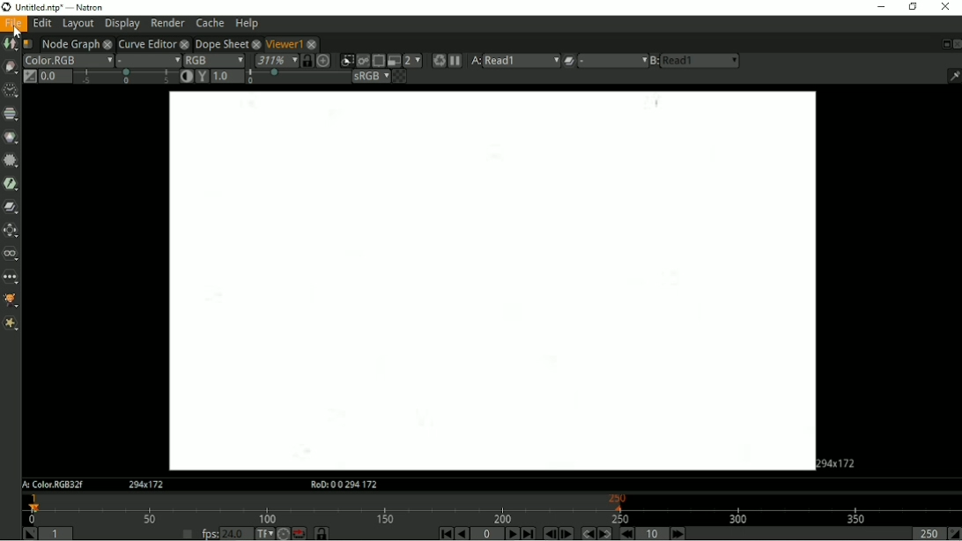 The image size is (962, 541). What do you see at coordinates (11, 231) in the screenshot?
I see `Transform` at bounding box center [11, 231].